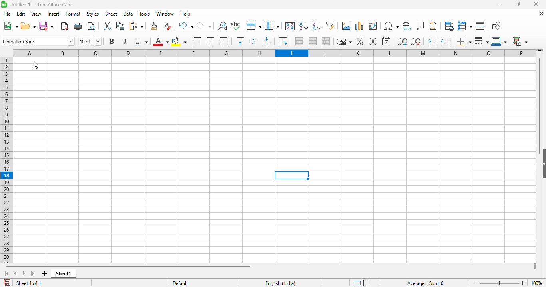 The width and height of the screenshot is (546, 287). Describe the element at coordinates (29, 283) in the screenshot. I see `sheet 1 of 1` at that location.